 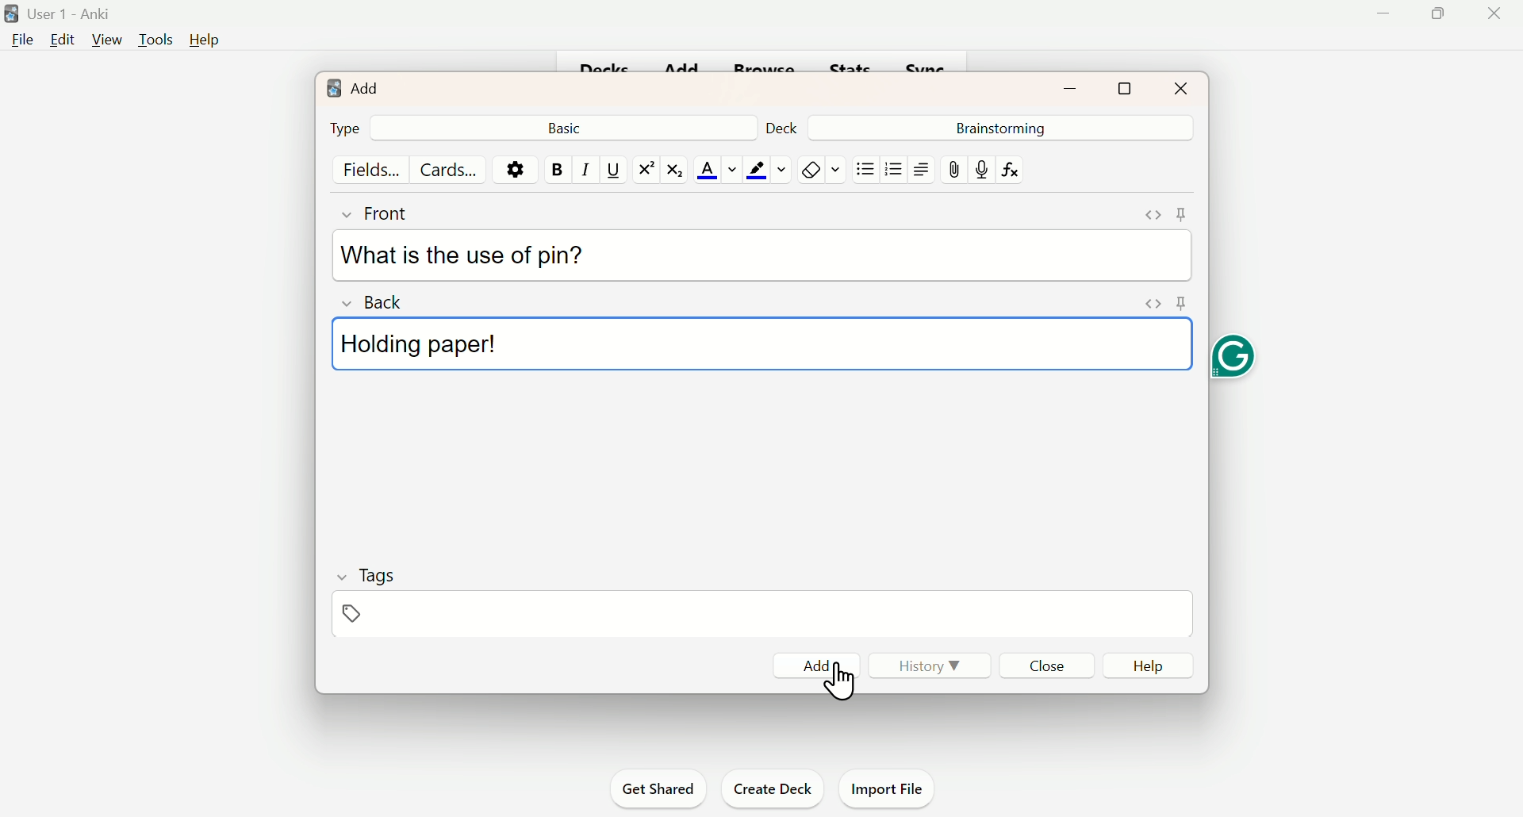 What do you see at coordinates (1050, 665) in the screenshot?
I see `Close` at bounding box center [1050, 665].